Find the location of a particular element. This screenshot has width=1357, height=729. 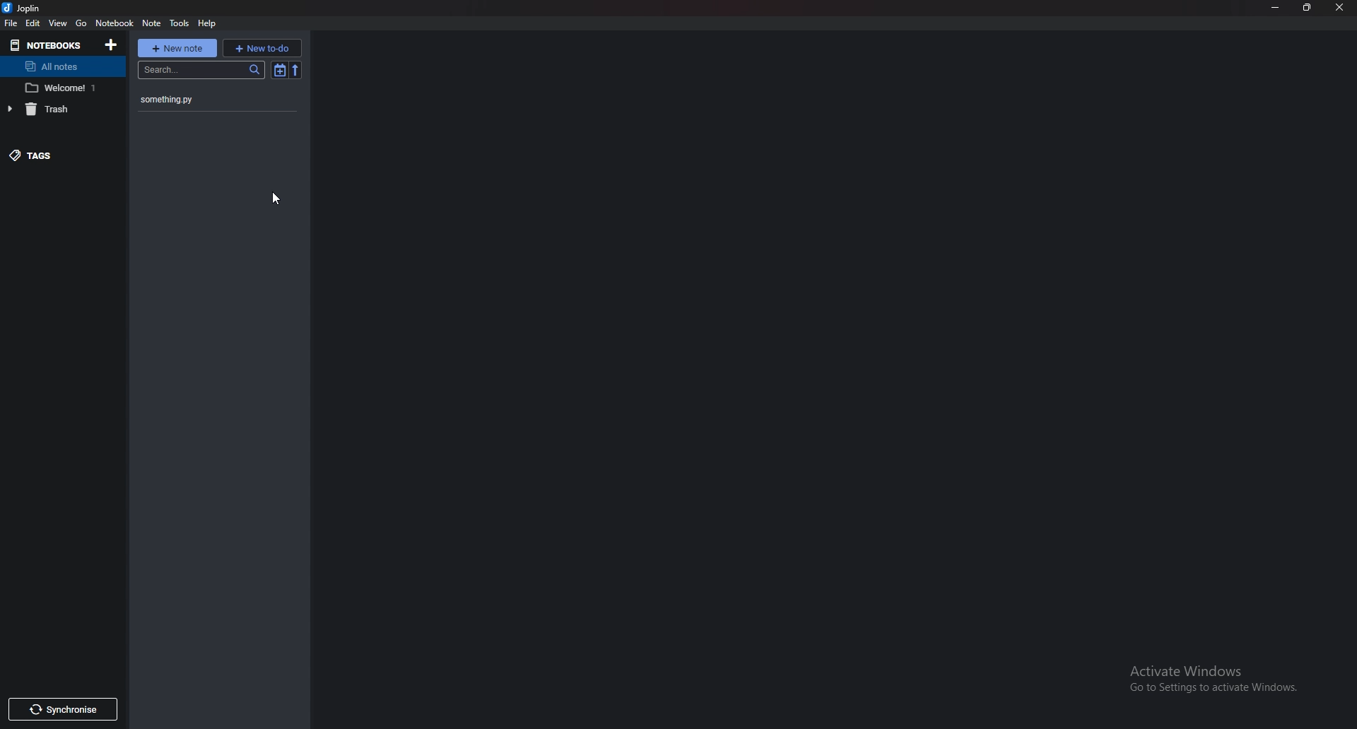

Notebook is located at coordinates (114, 23).